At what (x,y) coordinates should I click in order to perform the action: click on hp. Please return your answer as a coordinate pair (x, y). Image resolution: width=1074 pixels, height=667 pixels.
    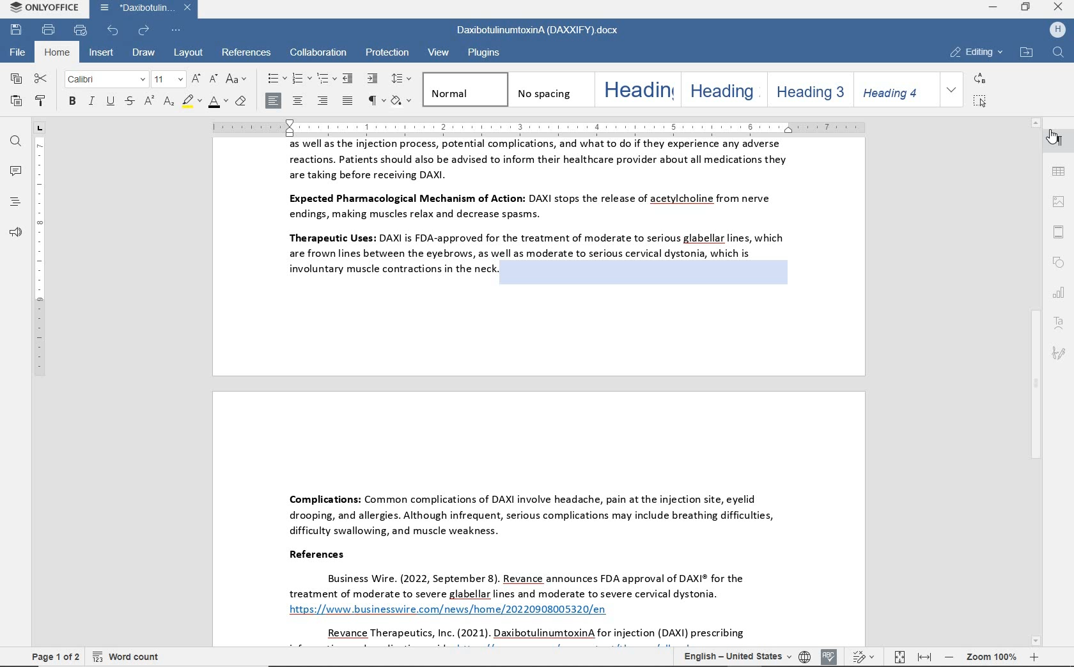
    Looking at the image, I should click on (1055, 31).